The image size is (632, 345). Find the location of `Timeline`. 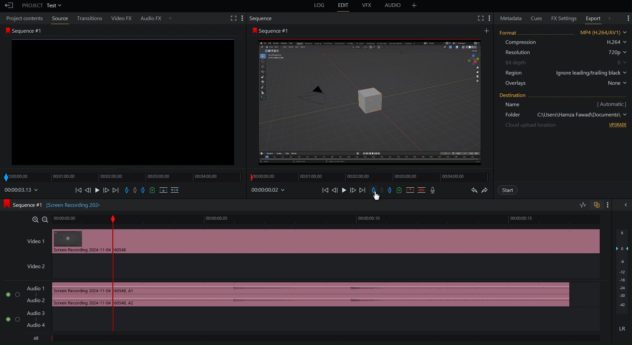

Timeline is located at coordinates (77, 218).